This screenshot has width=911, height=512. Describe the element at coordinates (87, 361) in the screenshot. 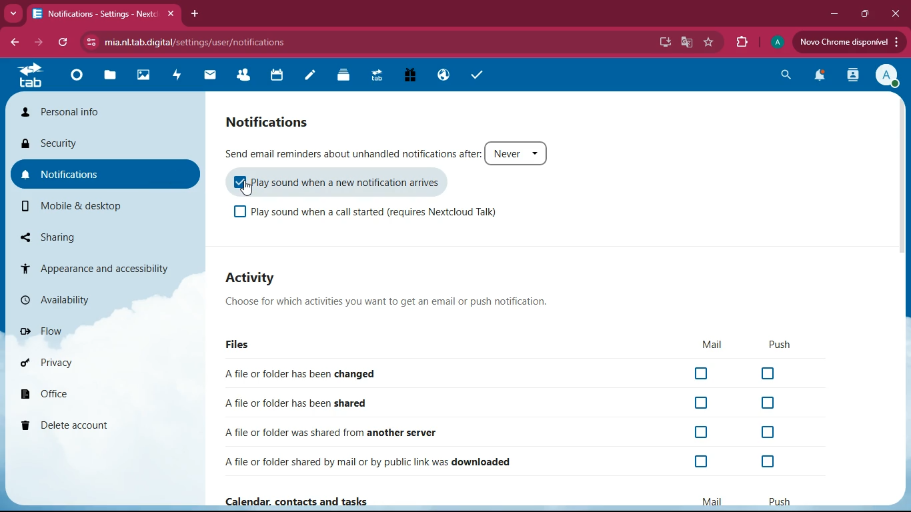

I see `privacy` at that location.